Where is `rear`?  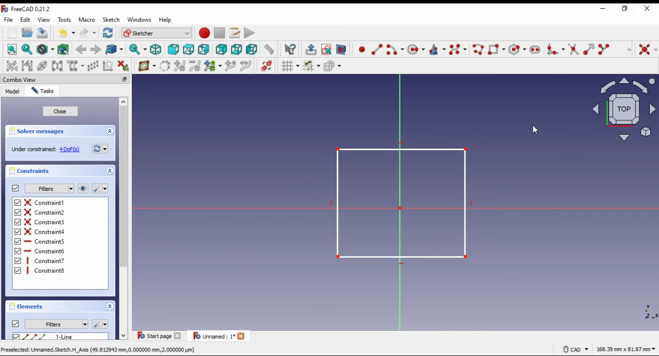 rear is located at coordinates (222, 49).